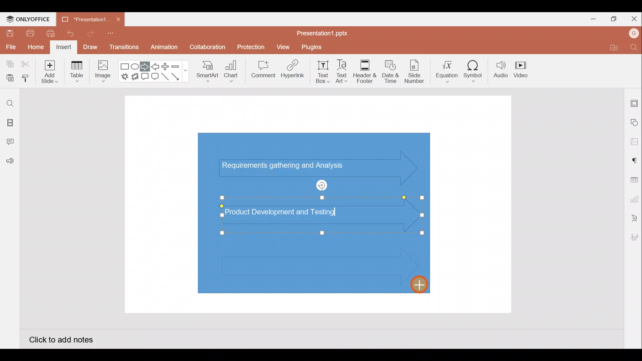 Image resolution: width=642 pixels, height=361 pixels. What do you see at coordinates (522, 68) in the screenshot?
I see `Video` at bounding box center [522, 68].